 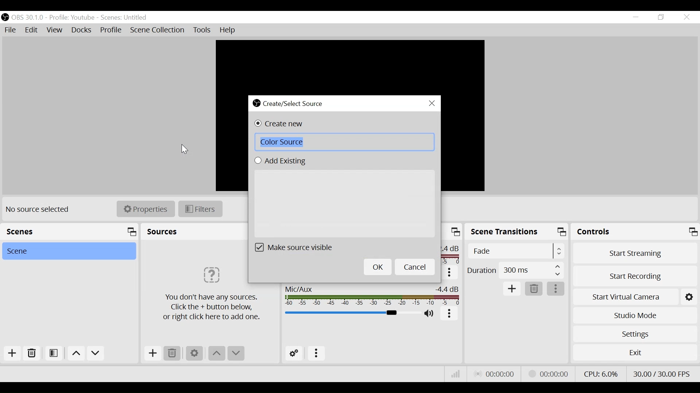 What do you see at coordinates (515, 269) in the screenshot?
I see `Select Duration` at bounding box center [515, 269].